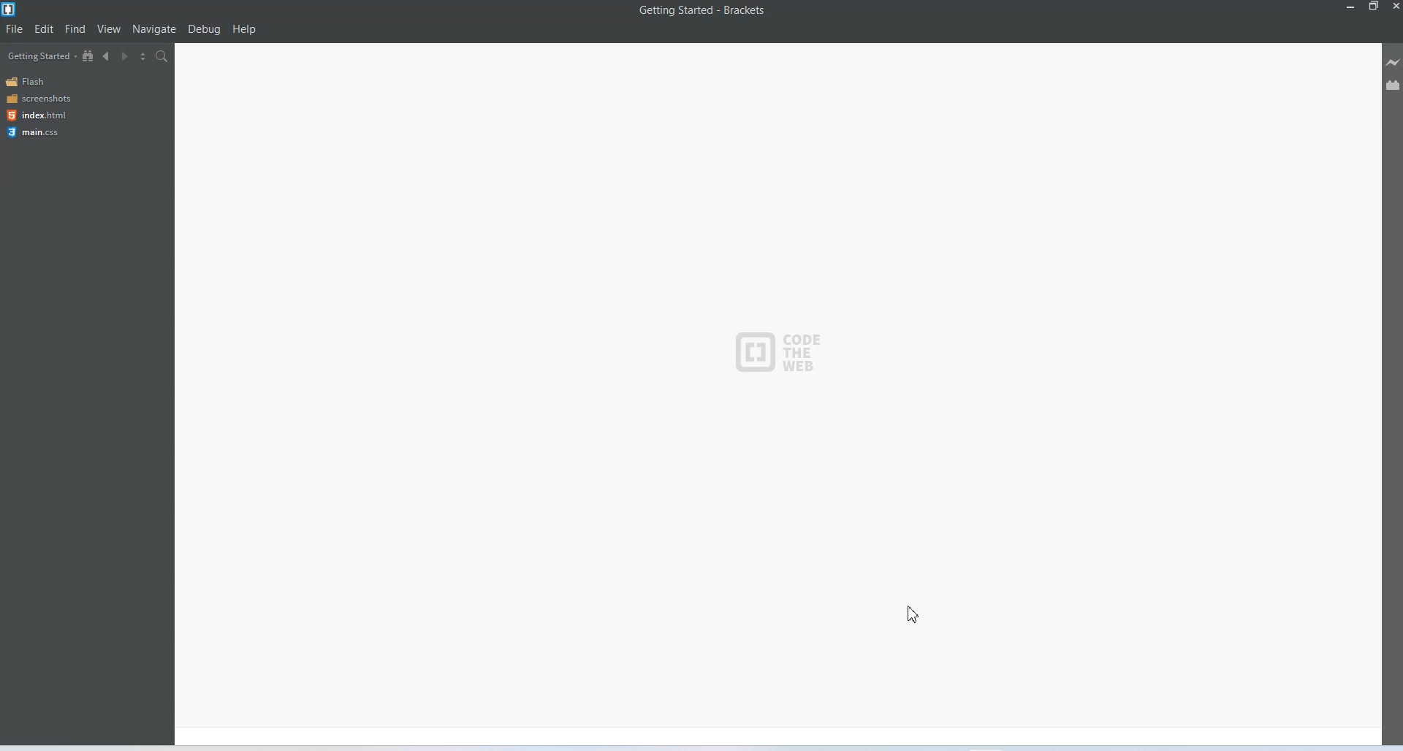 Image resolution: width=1403 pixels, height=751 pixels. What do you see at coordinates (89, 56) in the screenshot?
I see `Show in the file tree` at bounding box center [89, 56].